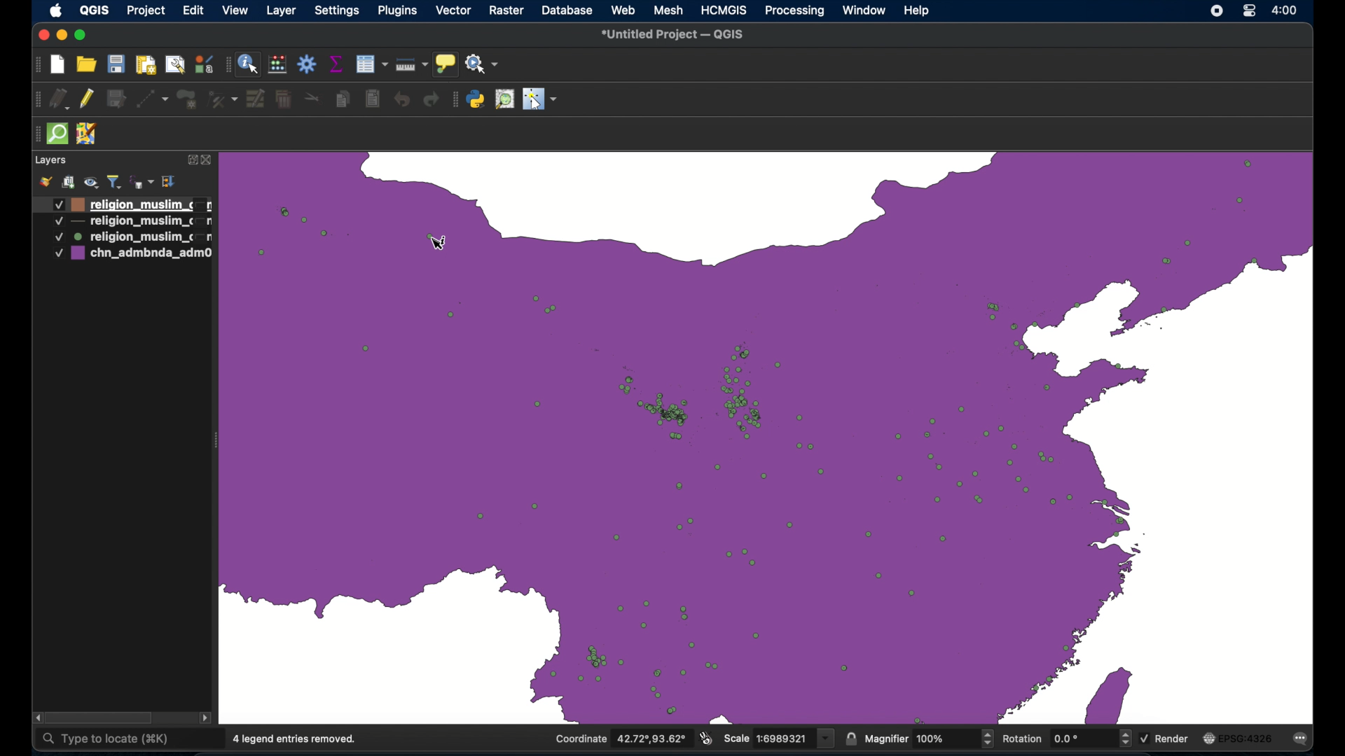 The width and height of the screenshot is (1345, 756). Describe the element at coordinates (170, 182) in the screenshot. I see `expand all` at that location.